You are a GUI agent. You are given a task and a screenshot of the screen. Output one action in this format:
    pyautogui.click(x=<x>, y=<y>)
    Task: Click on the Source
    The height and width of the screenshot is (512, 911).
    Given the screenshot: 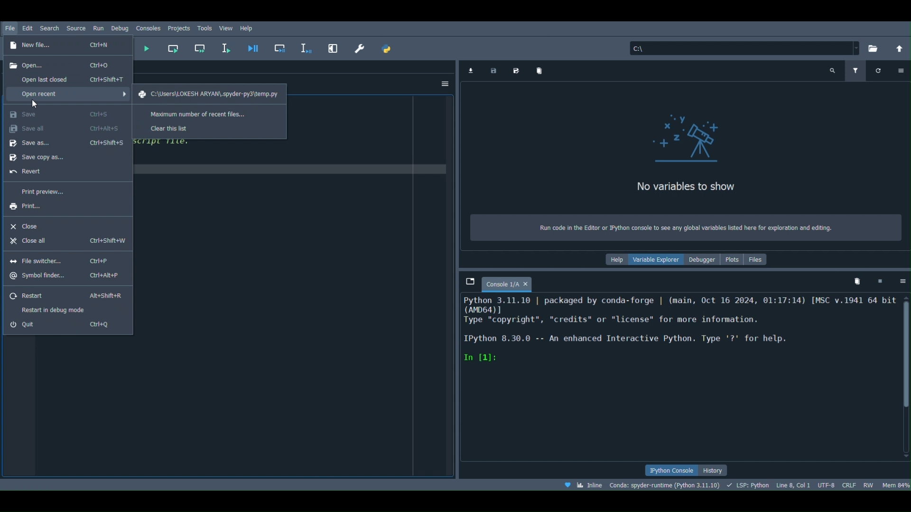 What is the action you would take?
    pyautogui.click(x=76, y=29)
    